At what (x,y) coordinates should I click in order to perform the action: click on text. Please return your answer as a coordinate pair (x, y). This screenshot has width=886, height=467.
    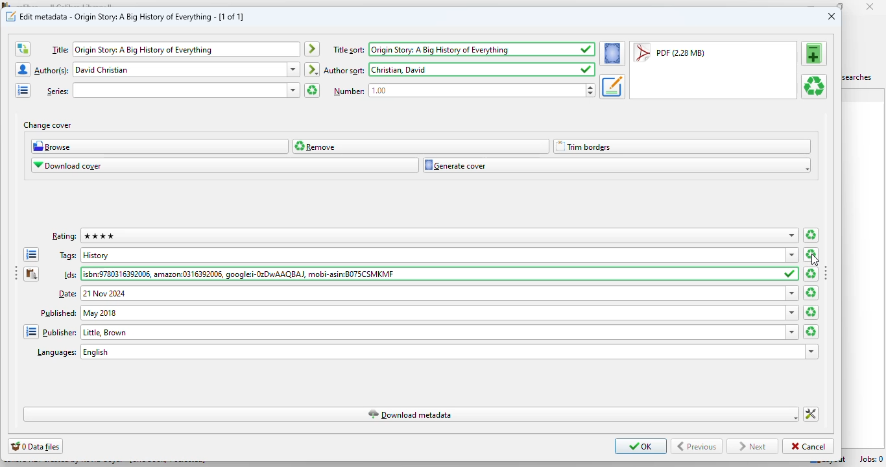
    Looking at the image, I should click on (350, 91).